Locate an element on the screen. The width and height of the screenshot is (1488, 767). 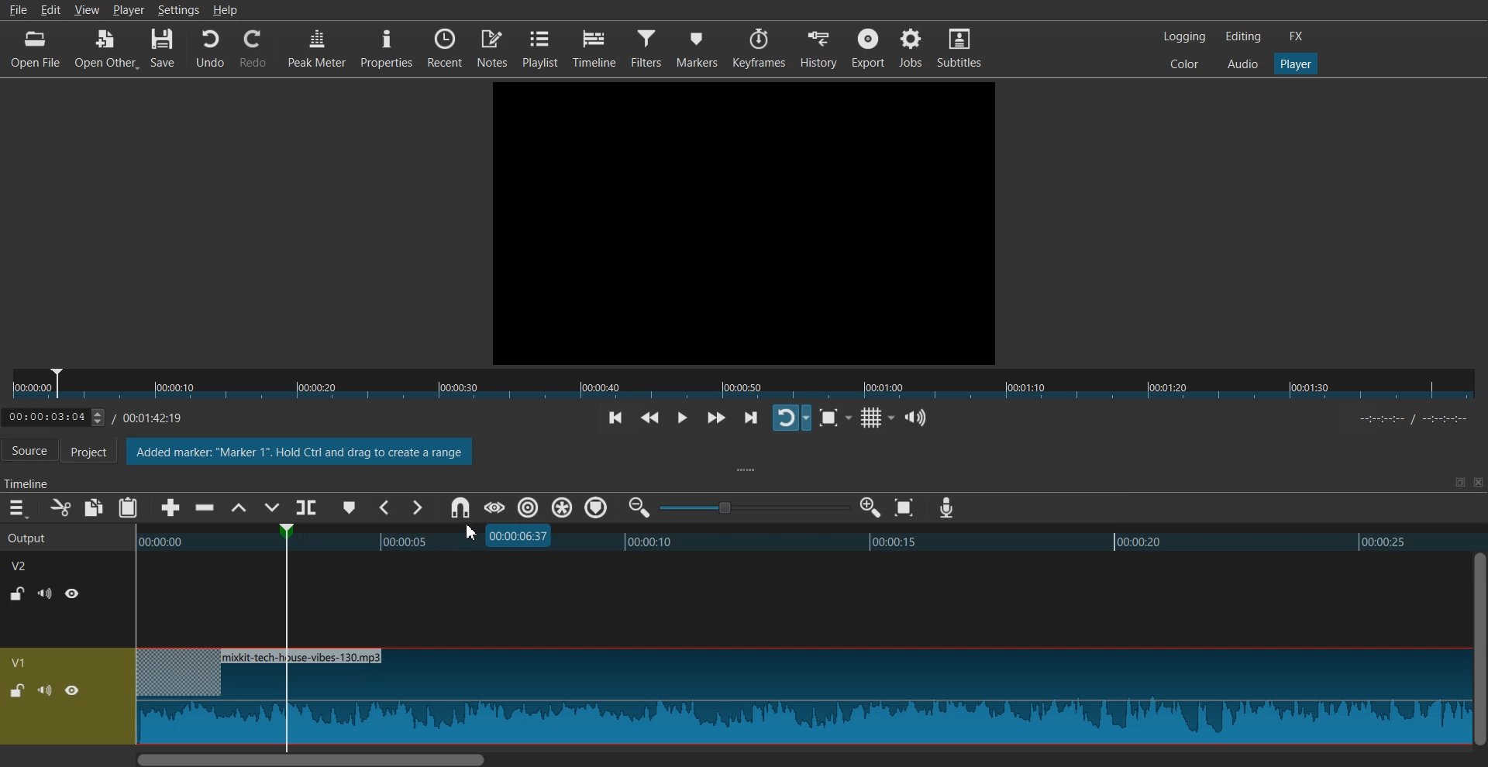
Previous Marker is located at coordinates (386, 507).